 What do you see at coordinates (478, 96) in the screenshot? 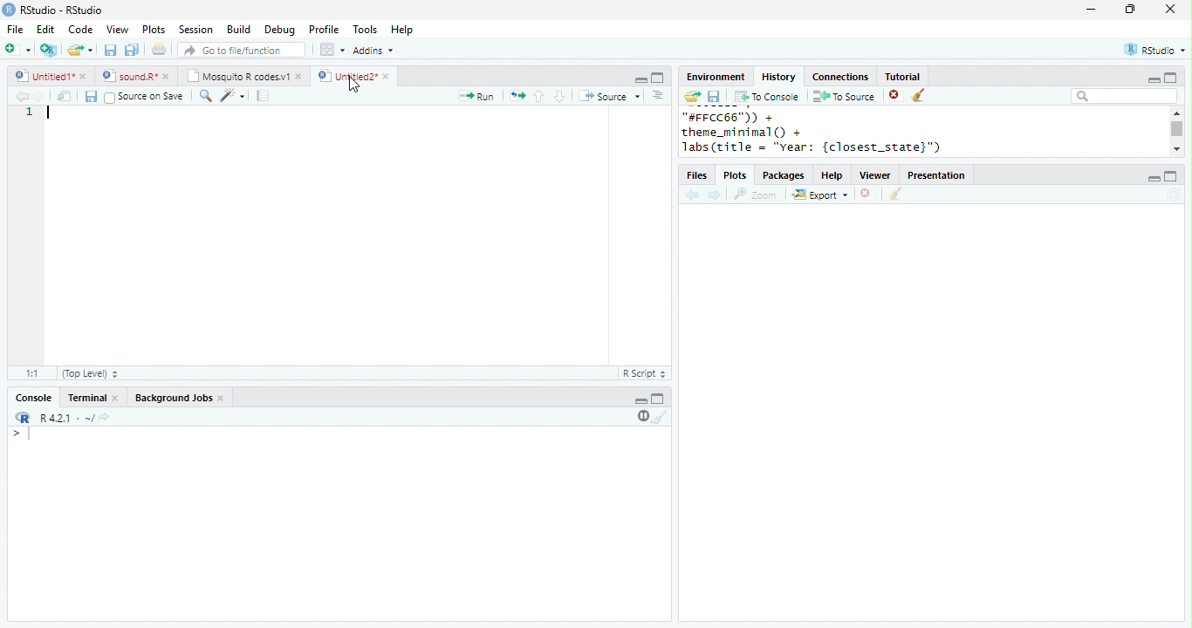
I see `Run` at bounding box center [478, 96].